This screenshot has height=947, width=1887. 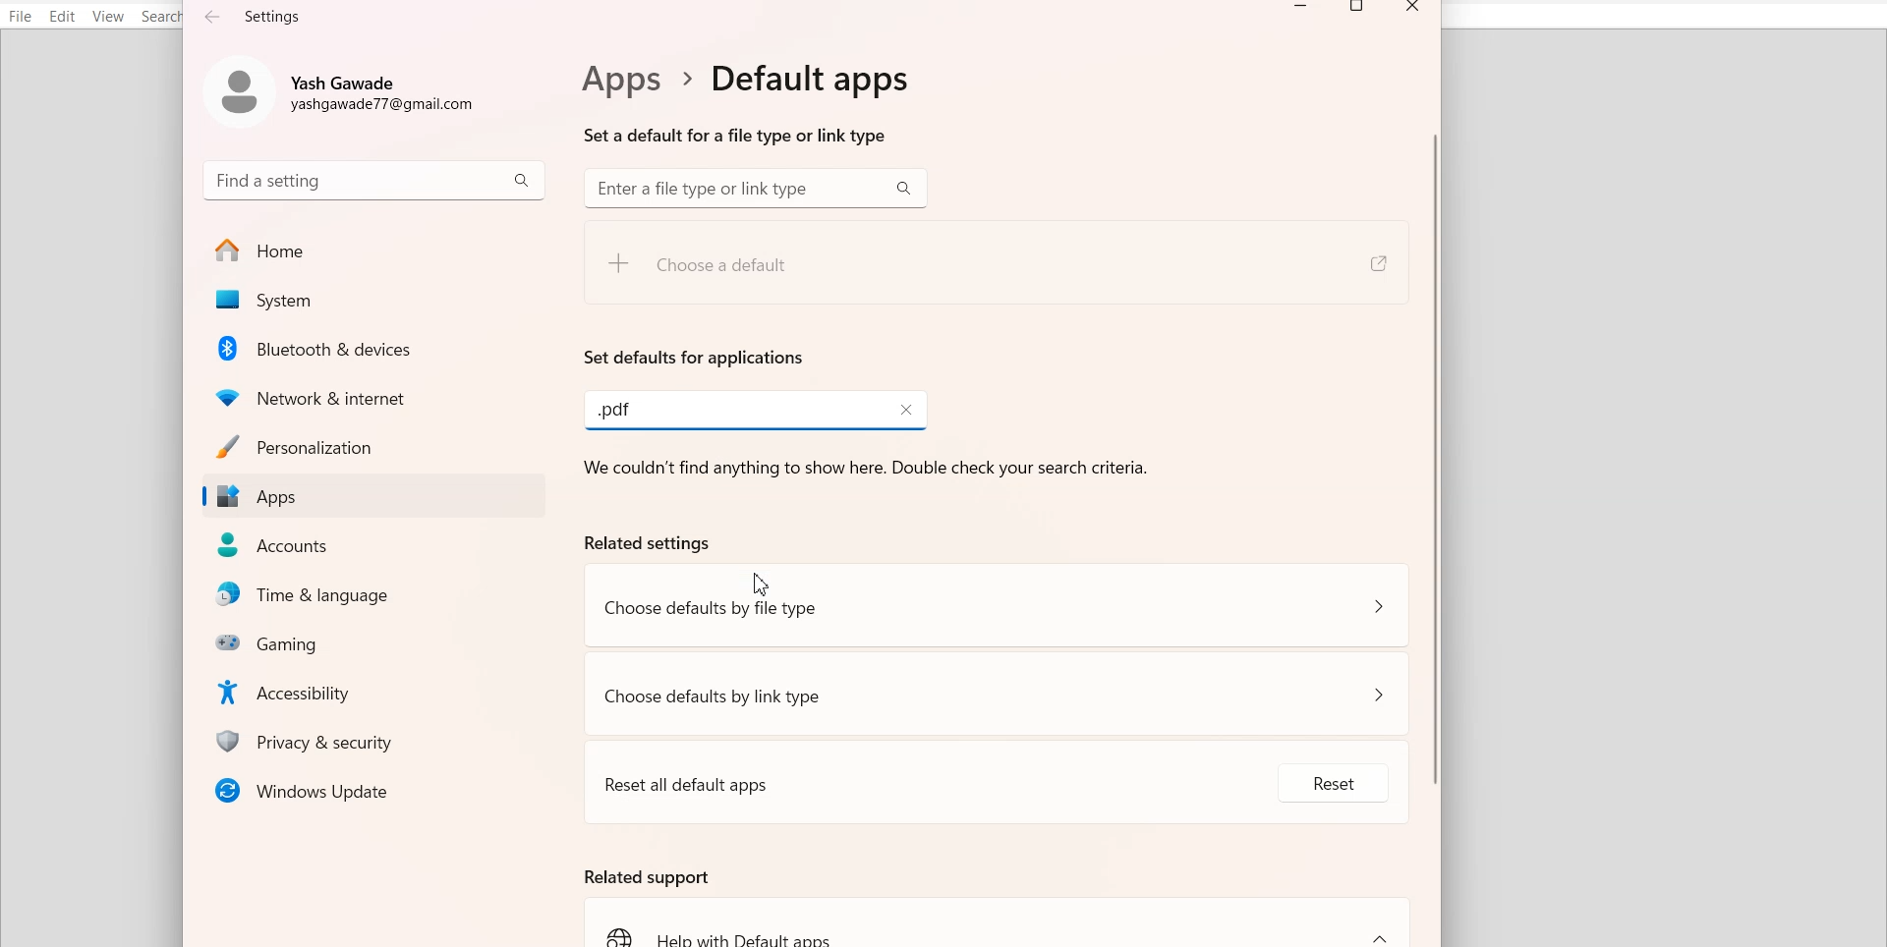 I want to click on Accounts, so click(x=375, y=545).